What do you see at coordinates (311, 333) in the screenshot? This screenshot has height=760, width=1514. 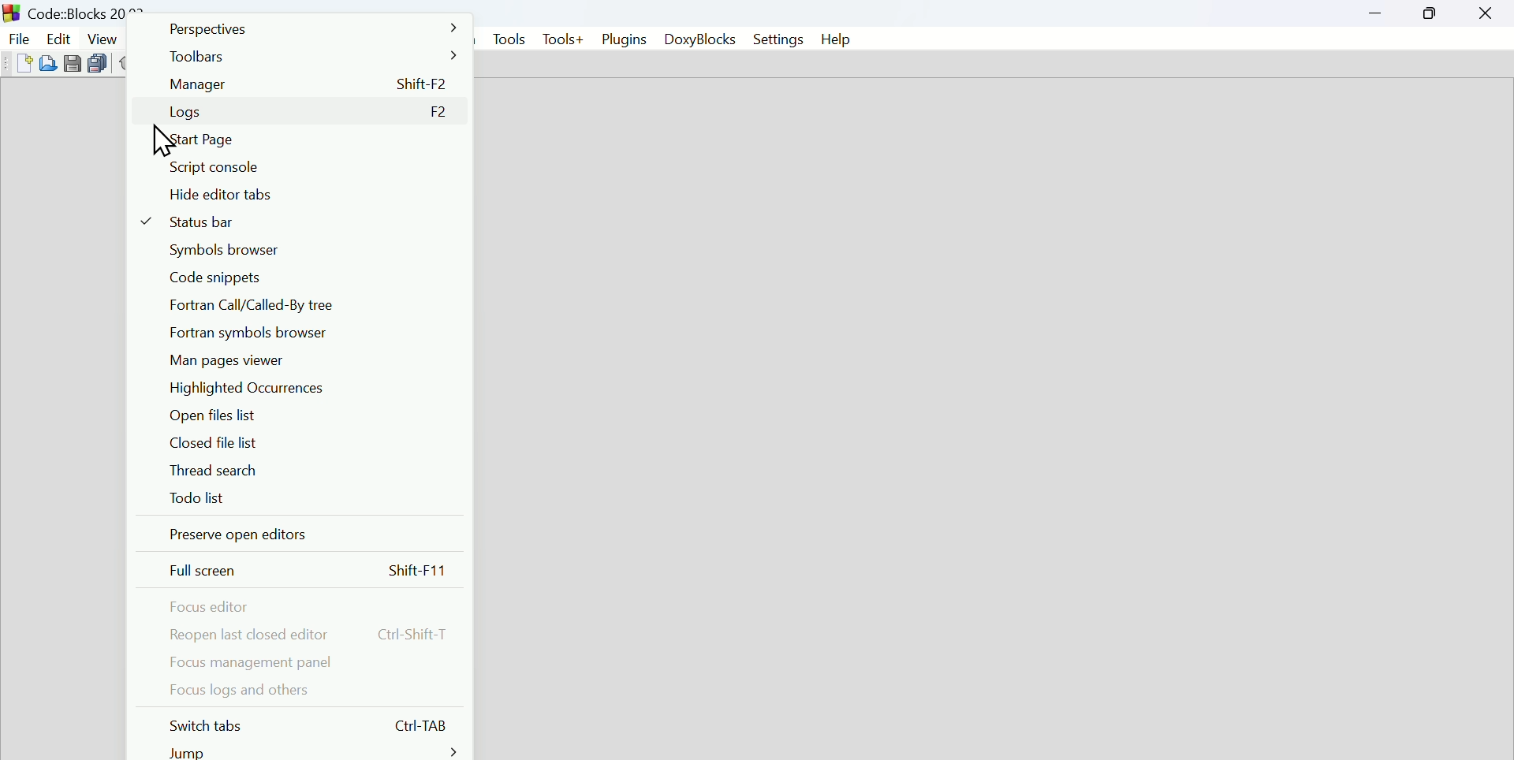 I see `Fortrans symbol browser` at bounding box center [311, 333].